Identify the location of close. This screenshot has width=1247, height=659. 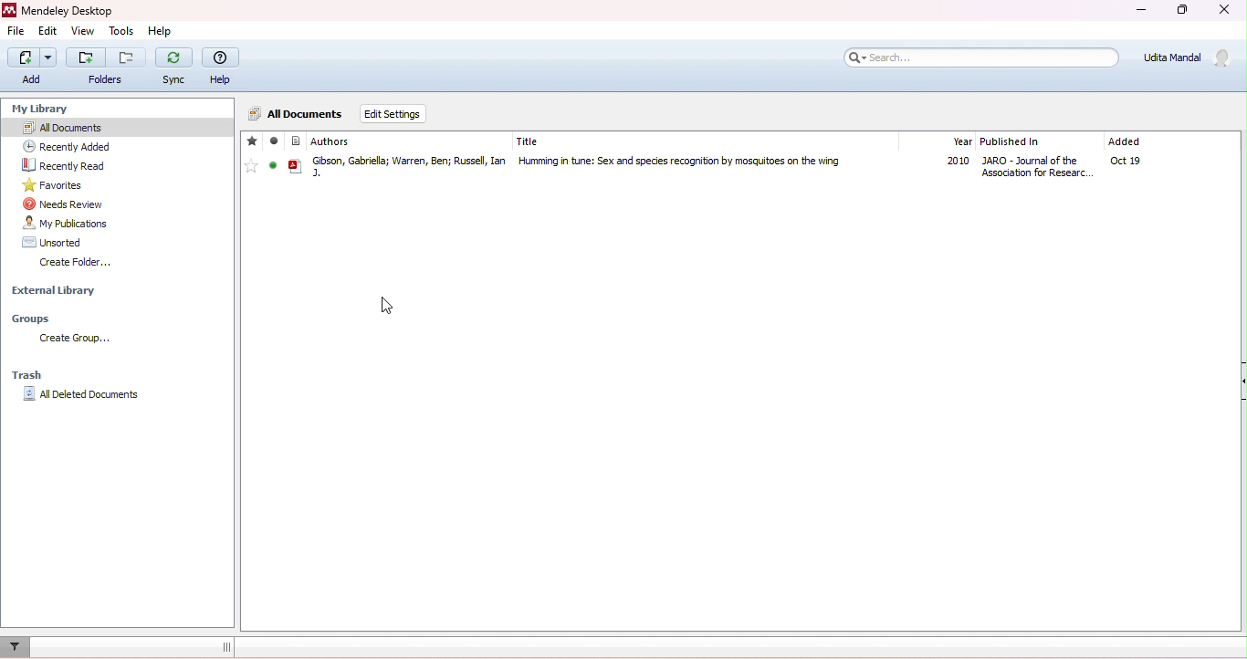
(1222, 10).